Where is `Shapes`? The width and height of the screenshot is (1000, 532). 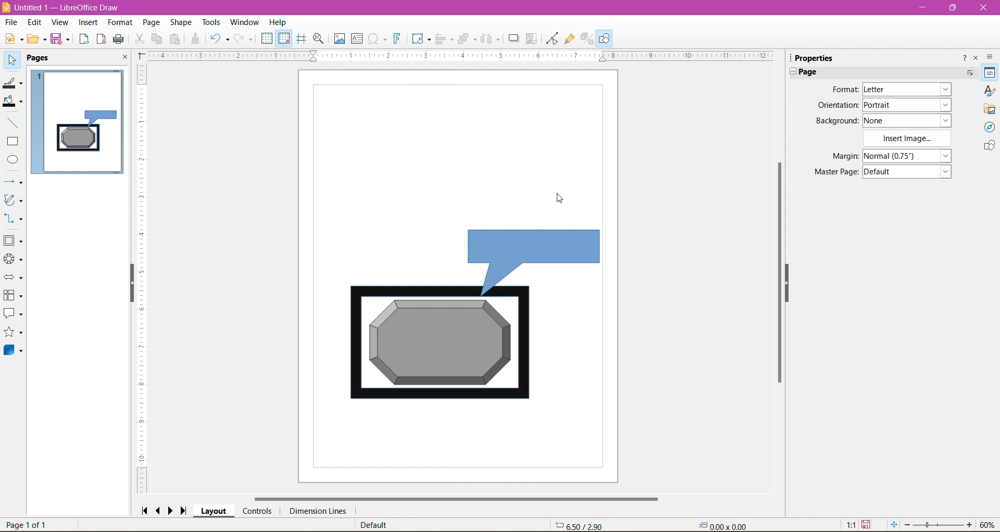
Shapes is located at coordinates (988, 147).